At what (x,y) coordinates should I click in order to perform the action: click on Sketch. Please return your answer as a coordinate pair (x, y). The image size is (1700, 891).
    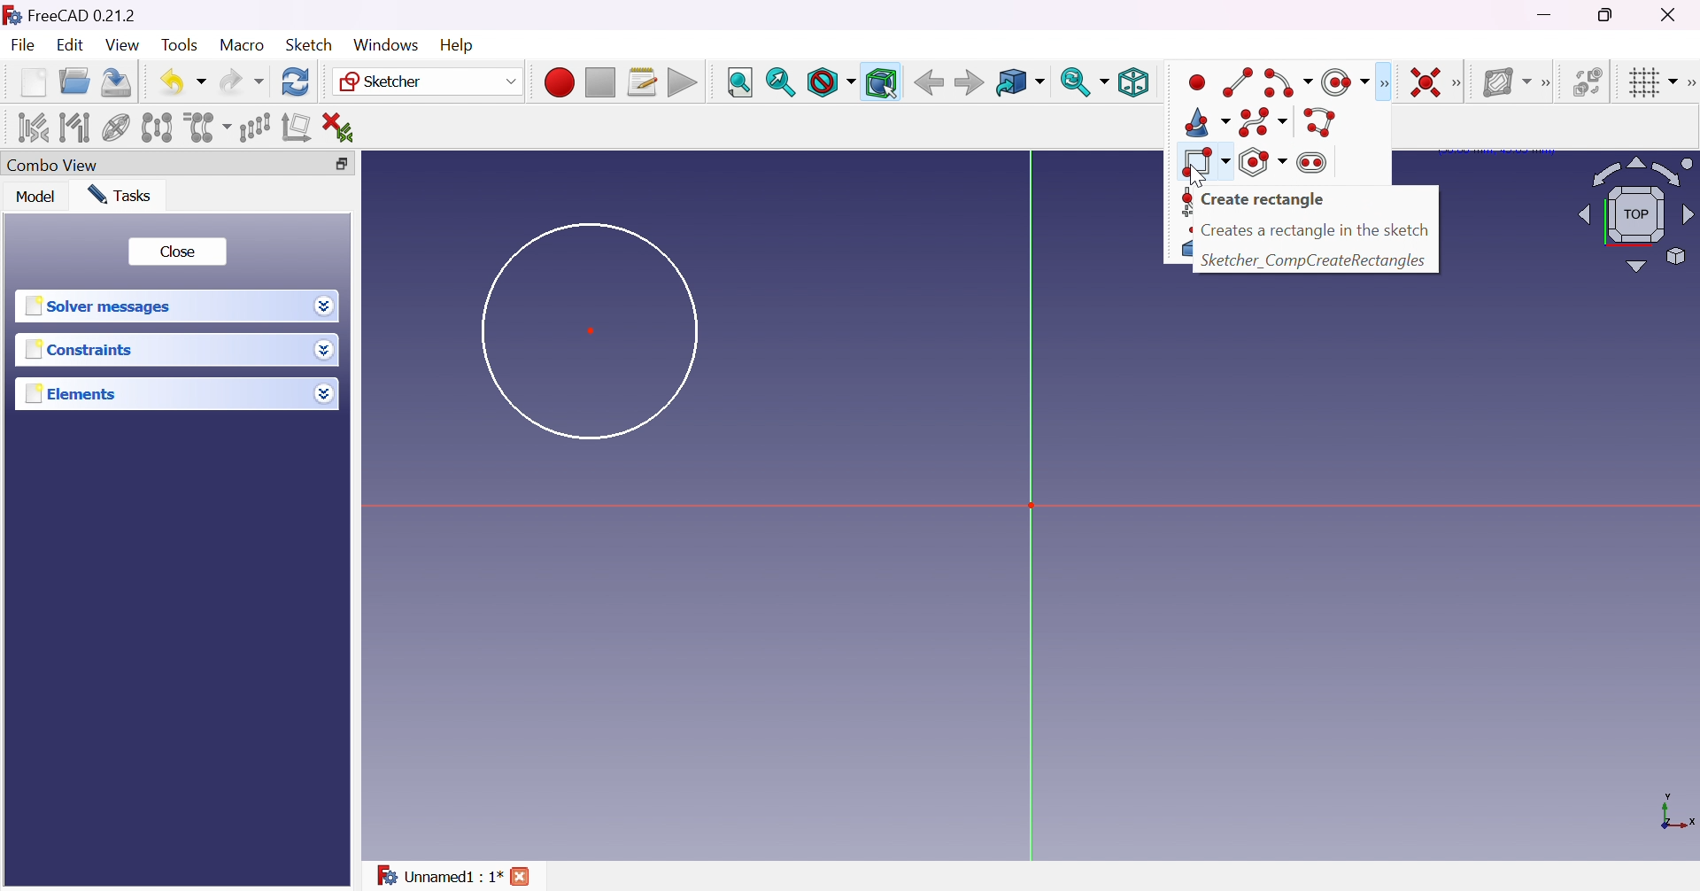
    Looking at the image, I should click on (308, 44).